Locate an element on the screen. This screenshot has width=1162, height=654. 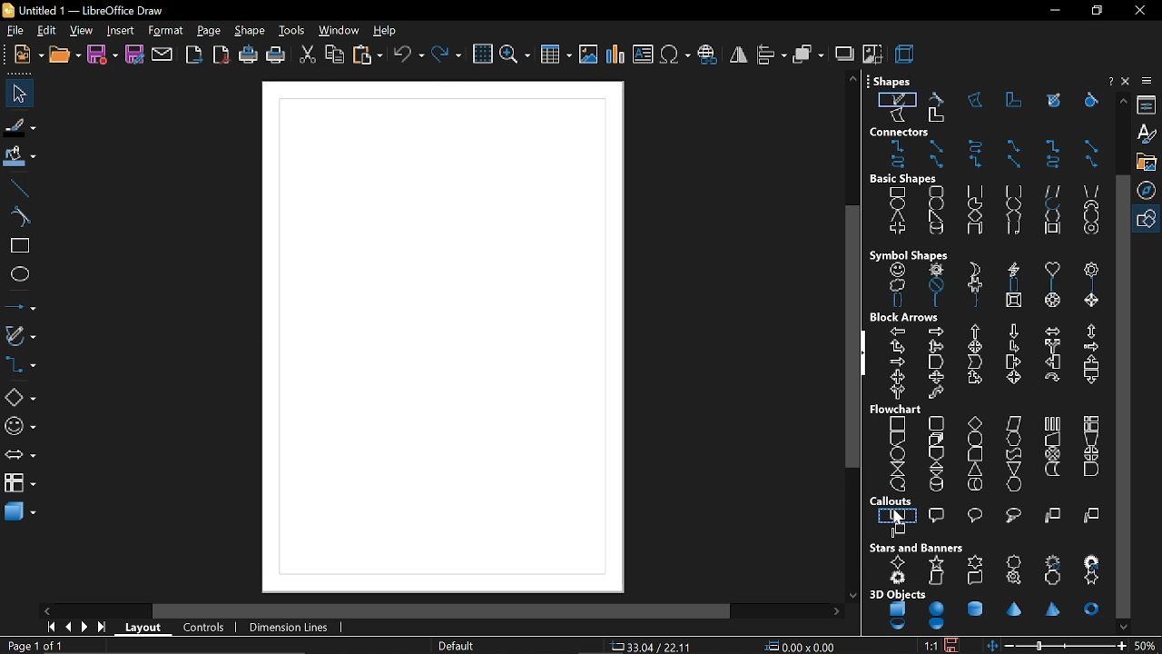
vertical scroll bar is located at coordinates (852, 338).